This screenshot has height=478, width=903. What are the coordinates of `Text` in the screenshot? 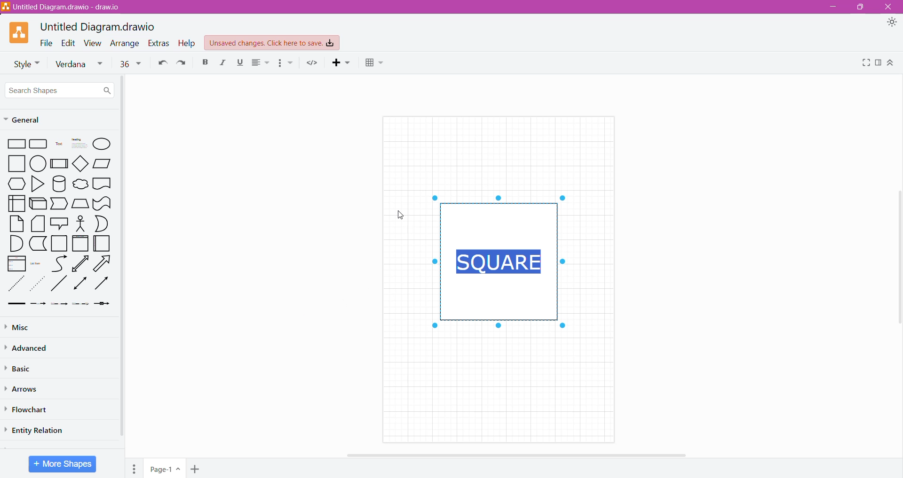 It's located at (59, 145).